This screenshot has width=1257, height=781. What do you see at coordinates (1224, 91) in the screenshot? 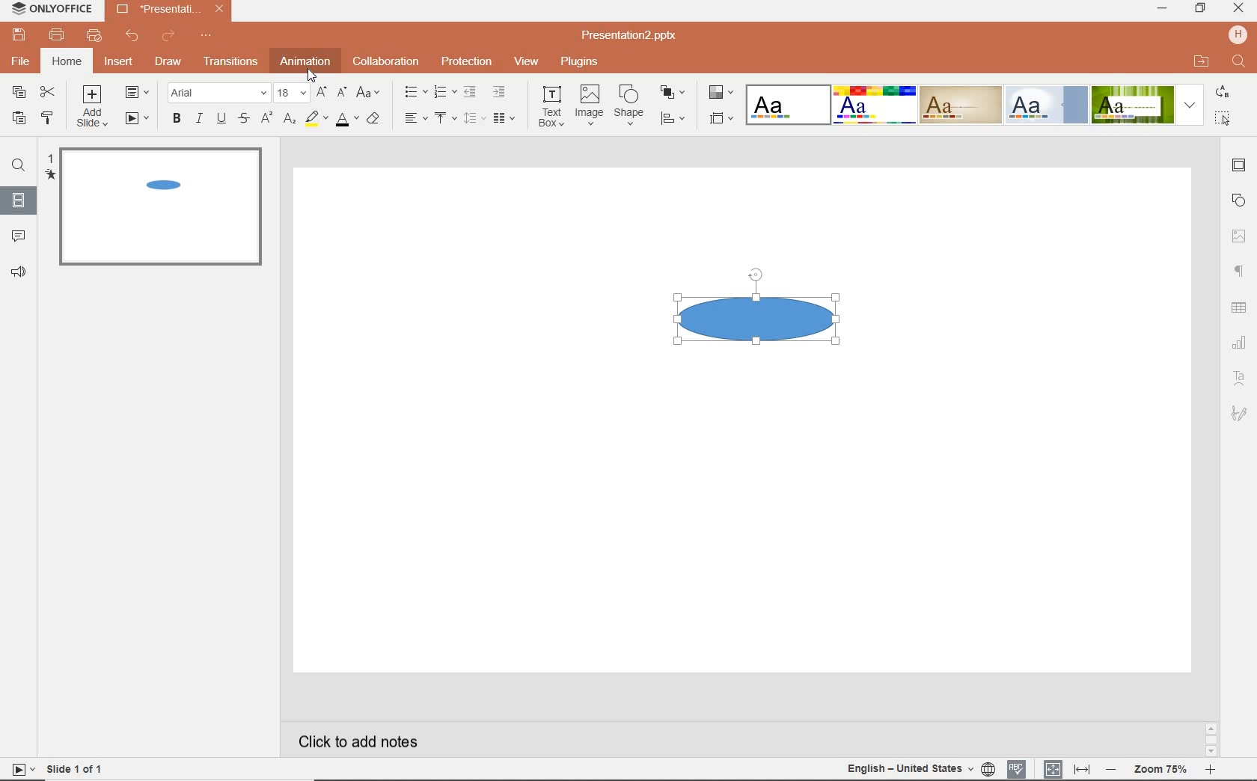
I see `replace` at bounding box center [1224, 91].